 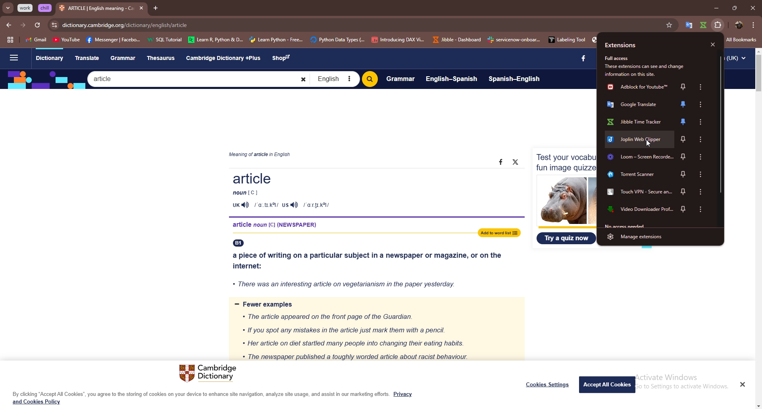 What do you see at coordinates (700, 105) in the screenshot?
I see `option` at bounding box center [700, 105].